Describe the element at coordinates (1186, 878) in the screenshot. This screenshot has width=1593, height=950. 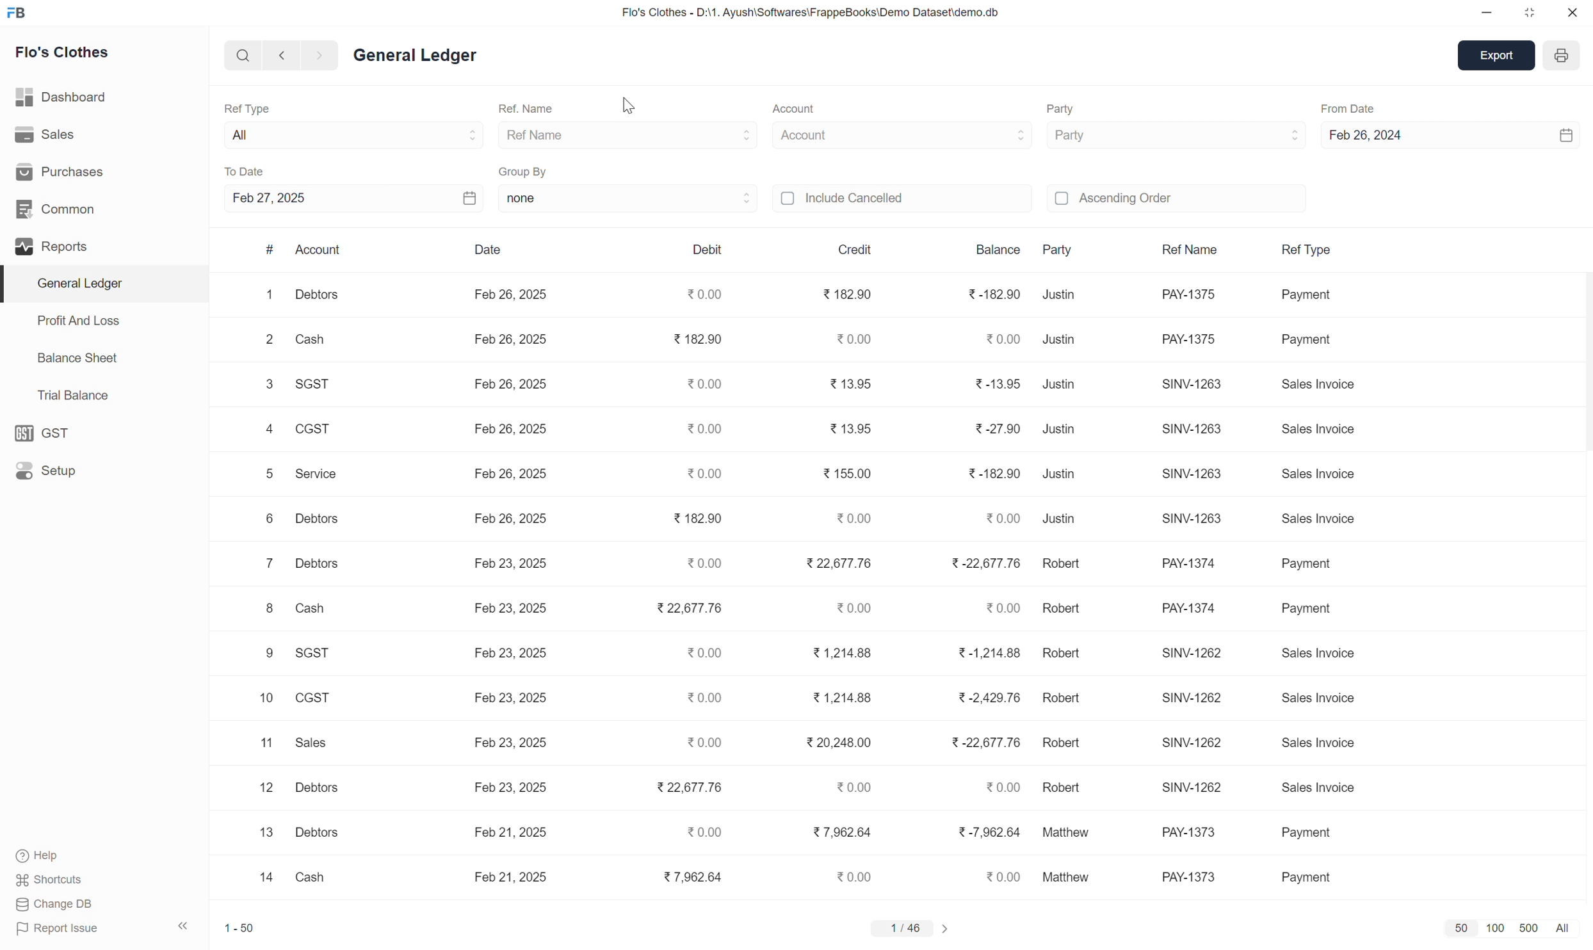
I see `SINV-1262` at that location.